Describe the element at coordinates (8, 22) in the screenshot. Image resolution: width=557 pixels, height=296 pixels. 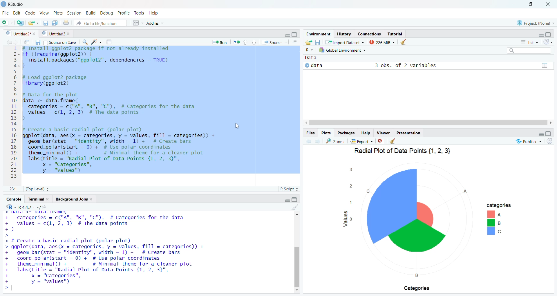
I see `new file` at that location.